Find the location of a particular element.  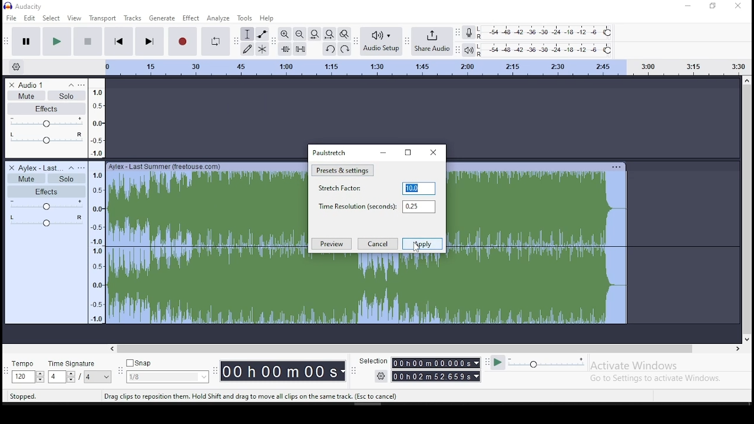

fit selection to width is located at coordinates (315, 34).